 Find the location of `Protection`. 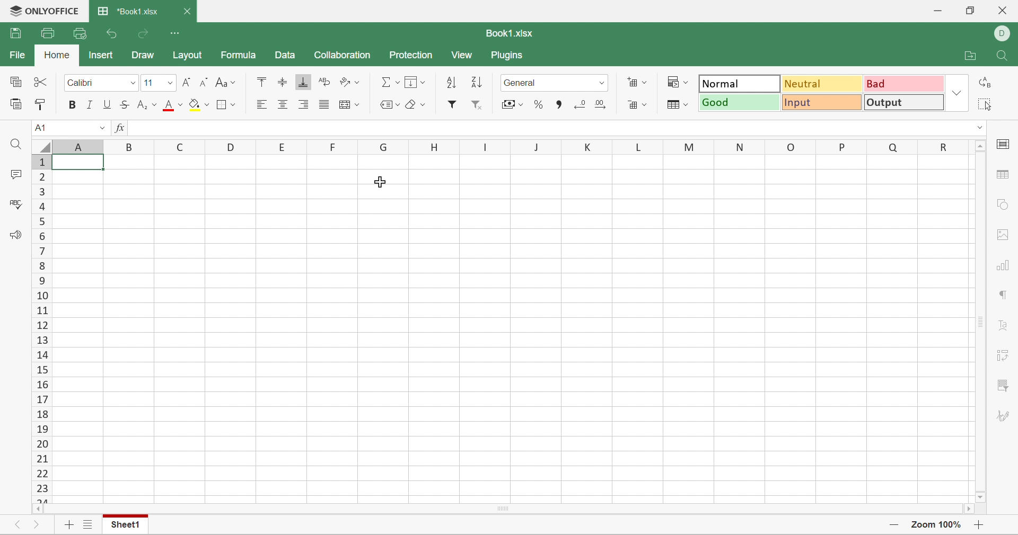

Protection is located at coordinates (410, 56).